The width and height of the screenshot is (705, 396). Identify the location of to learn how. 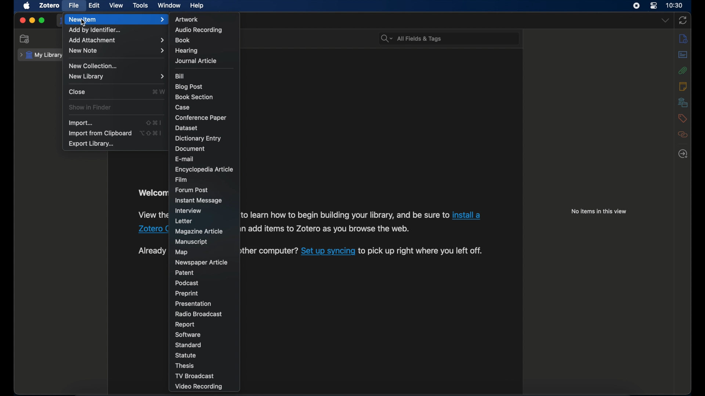
(344, 215).